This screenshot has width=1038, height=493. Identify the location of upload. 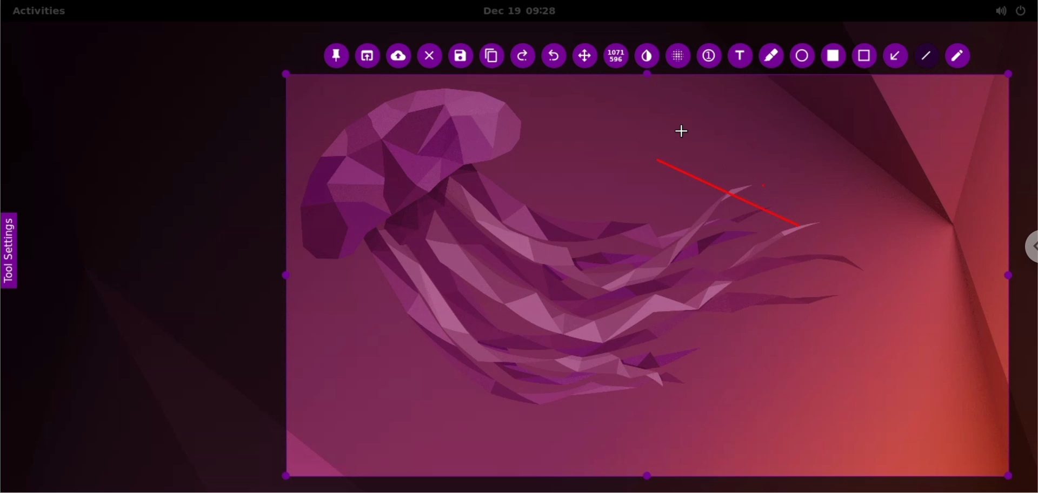
(400, 56).